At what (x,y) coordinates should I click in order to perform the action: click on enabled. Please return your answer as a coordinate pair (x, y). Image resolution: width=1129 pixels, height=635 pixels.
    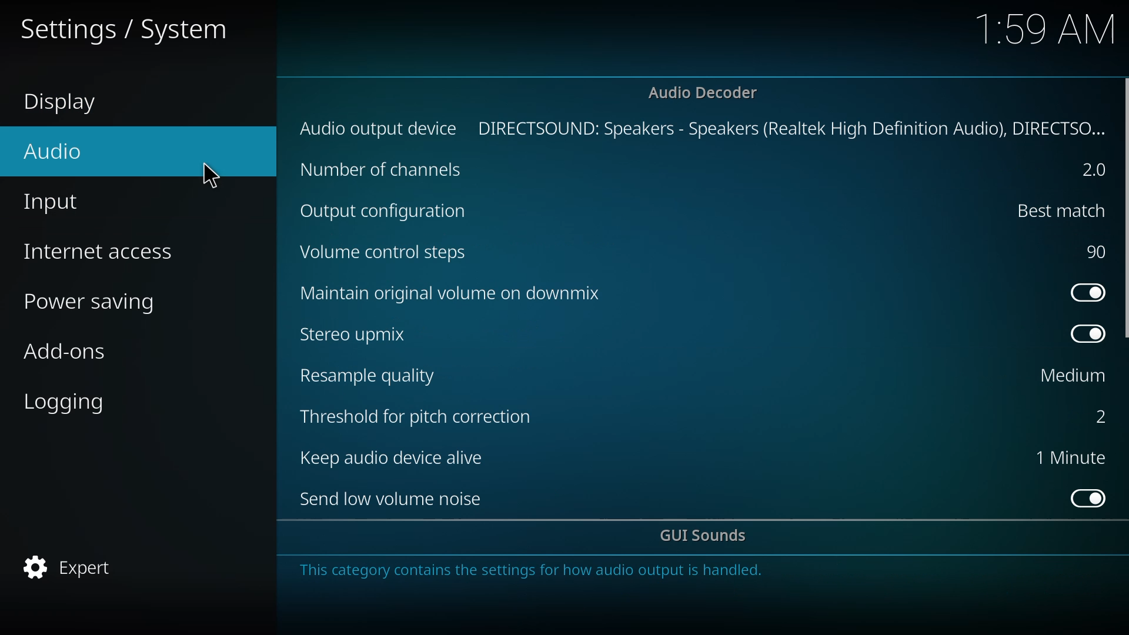
    Looking at the image, I should click on (1083, 333).